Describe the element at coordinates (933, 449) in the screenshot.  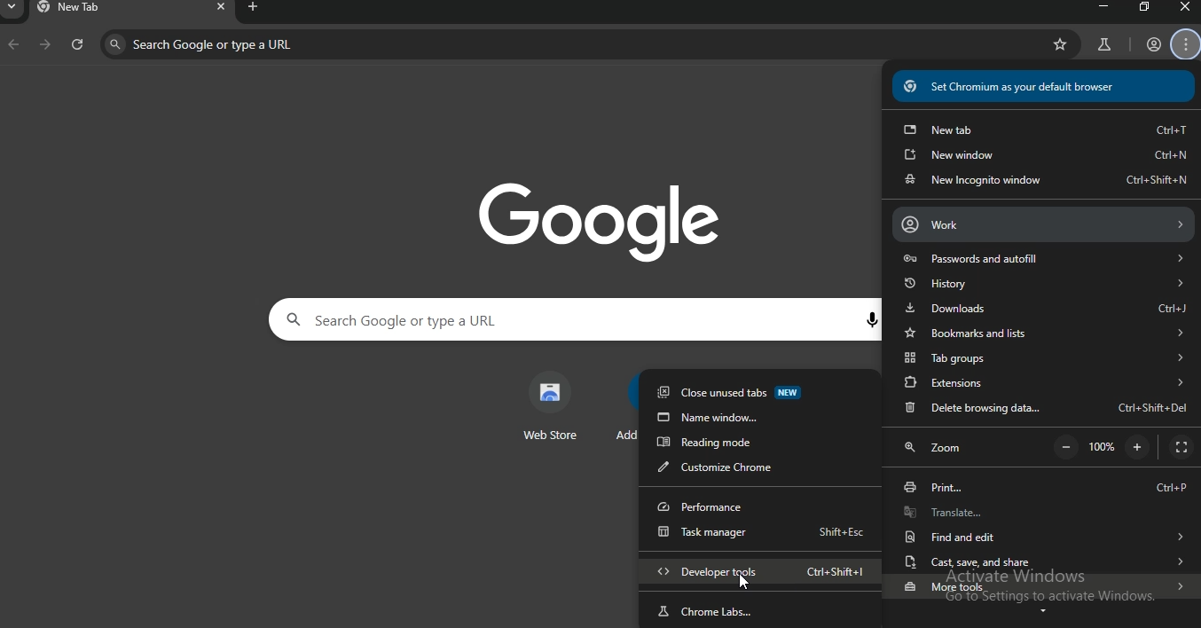
I see `zoom` at that location.